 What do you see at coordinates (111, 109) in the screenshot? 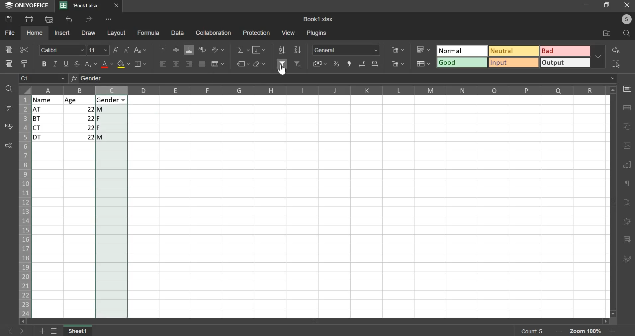
I see `m` at bounding box center [111, 109].